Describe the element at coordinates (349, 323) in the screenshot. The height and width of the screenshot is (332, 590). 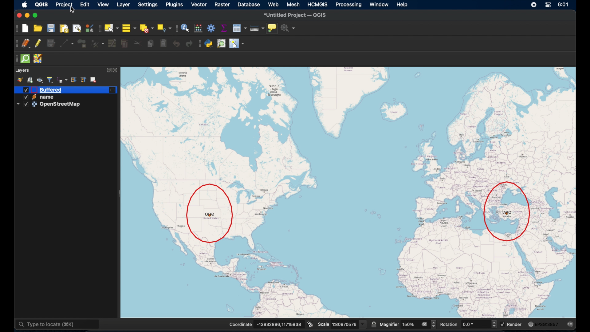
I see `scale value` at that location.